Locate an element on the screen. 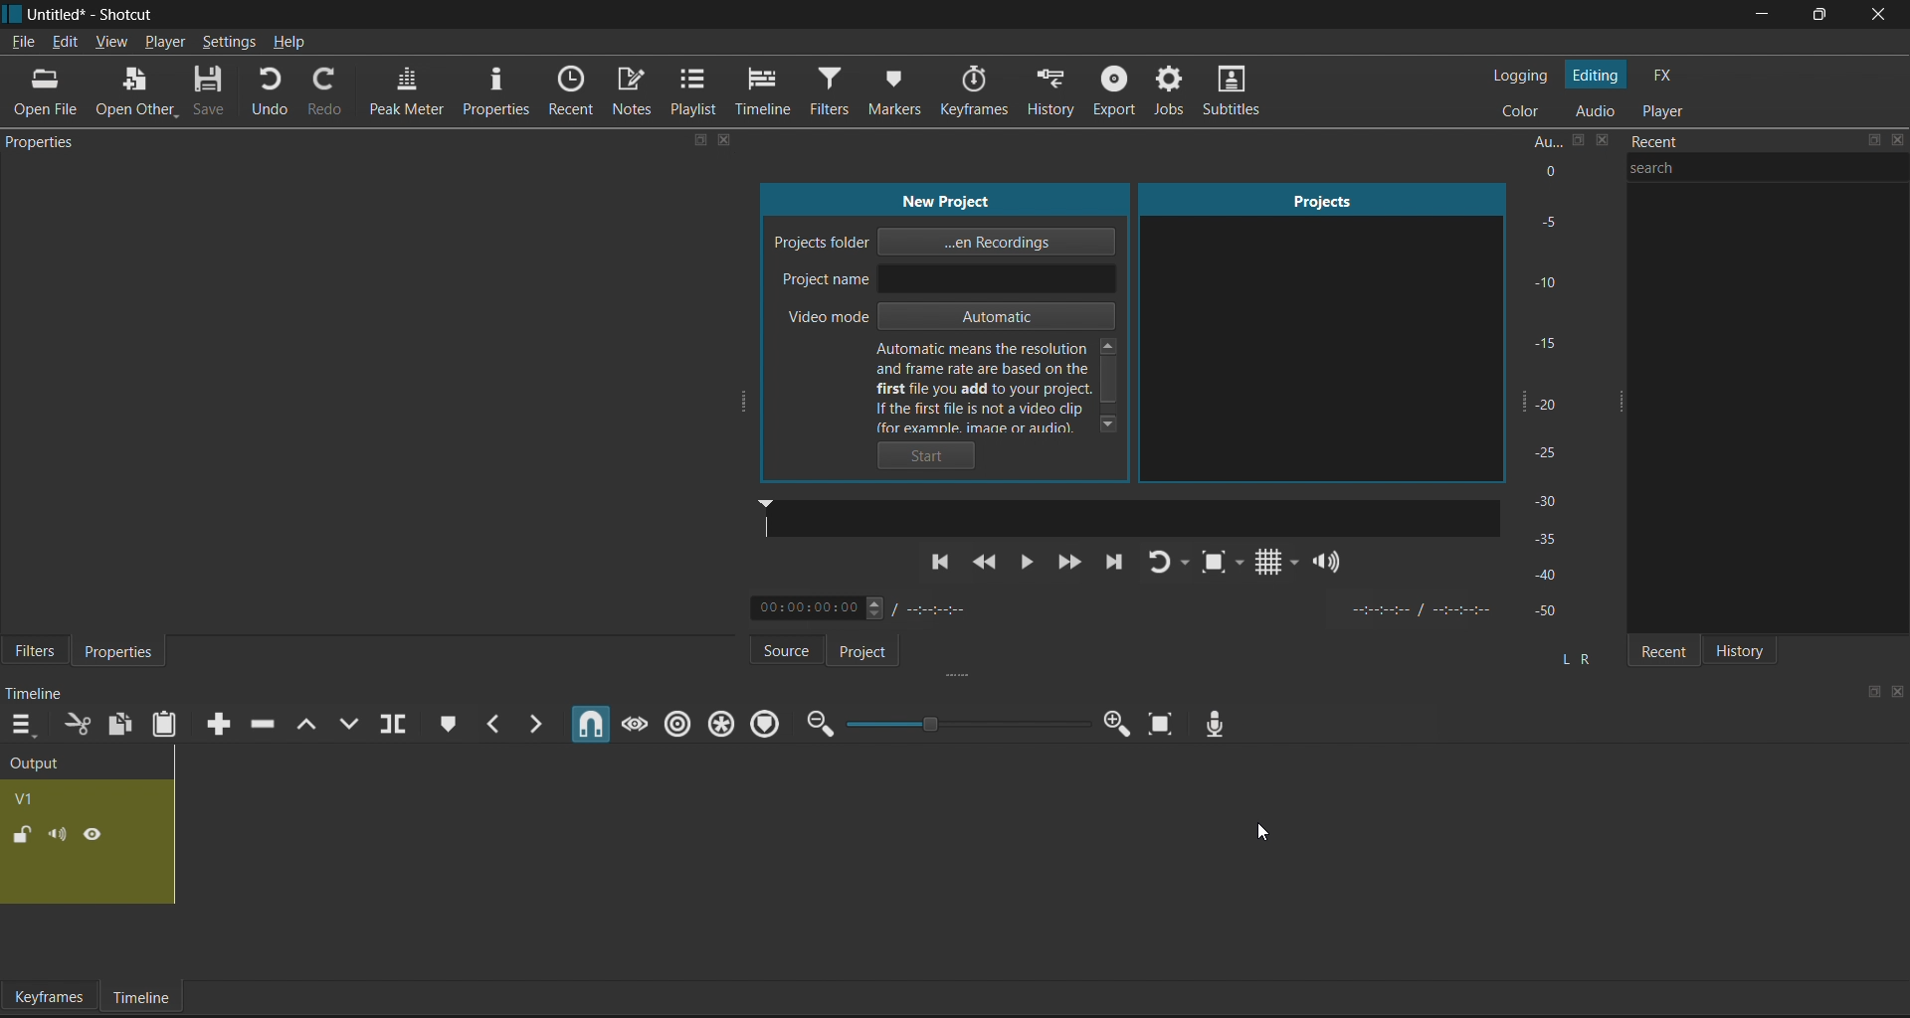 This screenshot has width=1910, height=1018. Previous is located at coordinates (942, 570).